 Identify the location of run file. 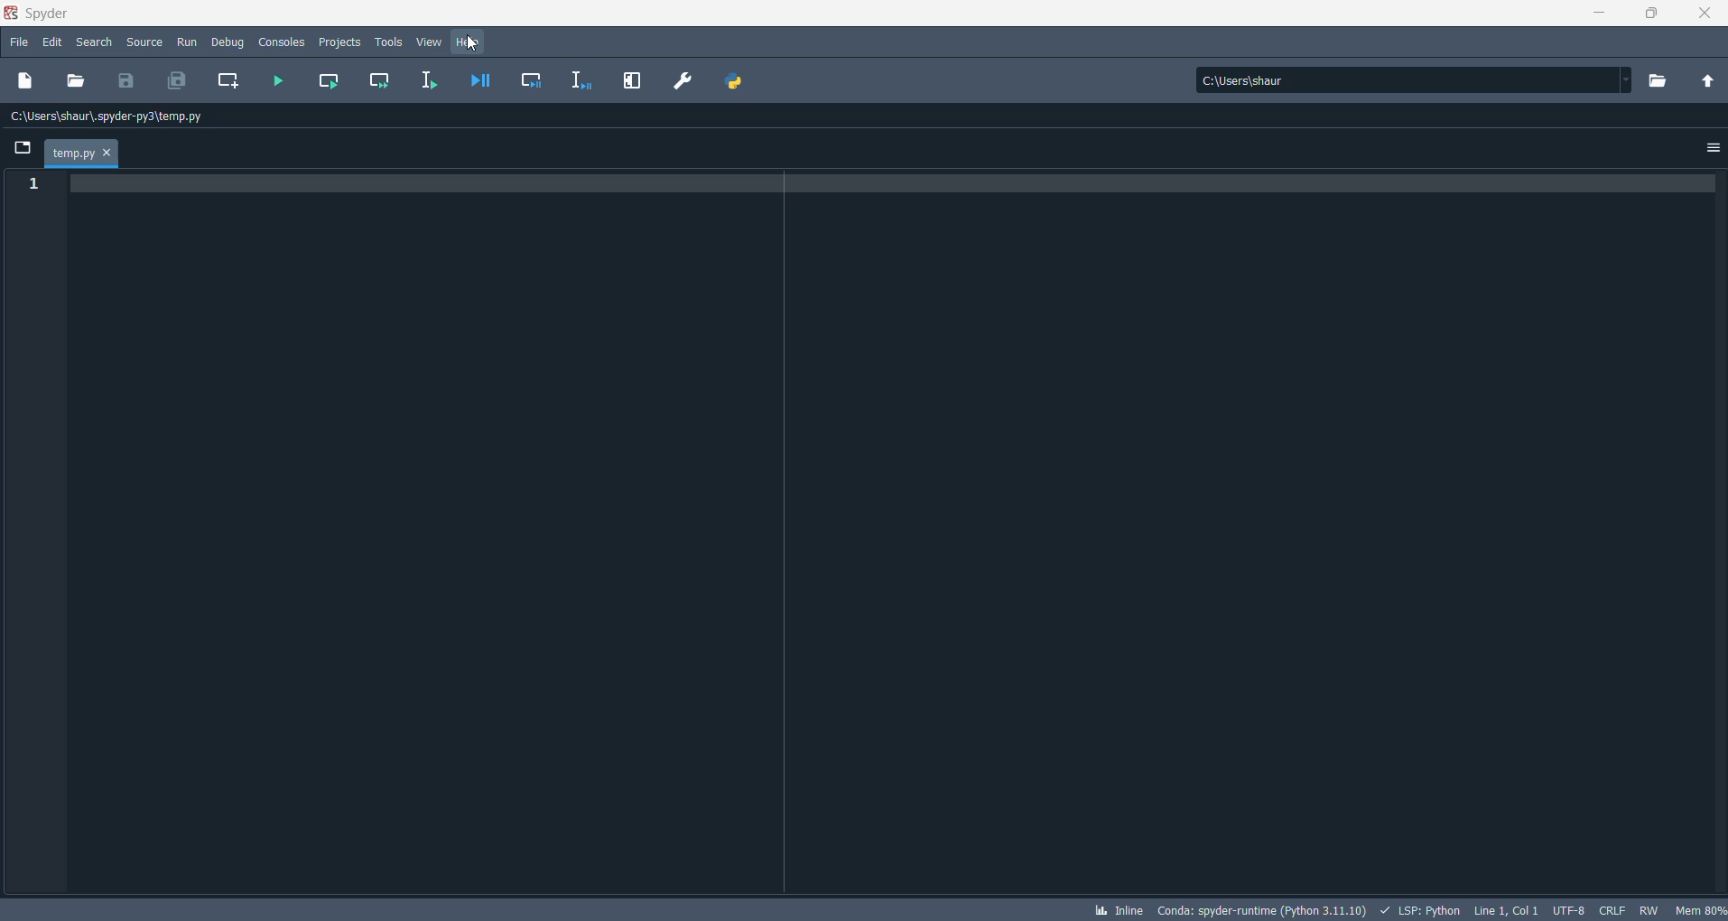
(279, 82).